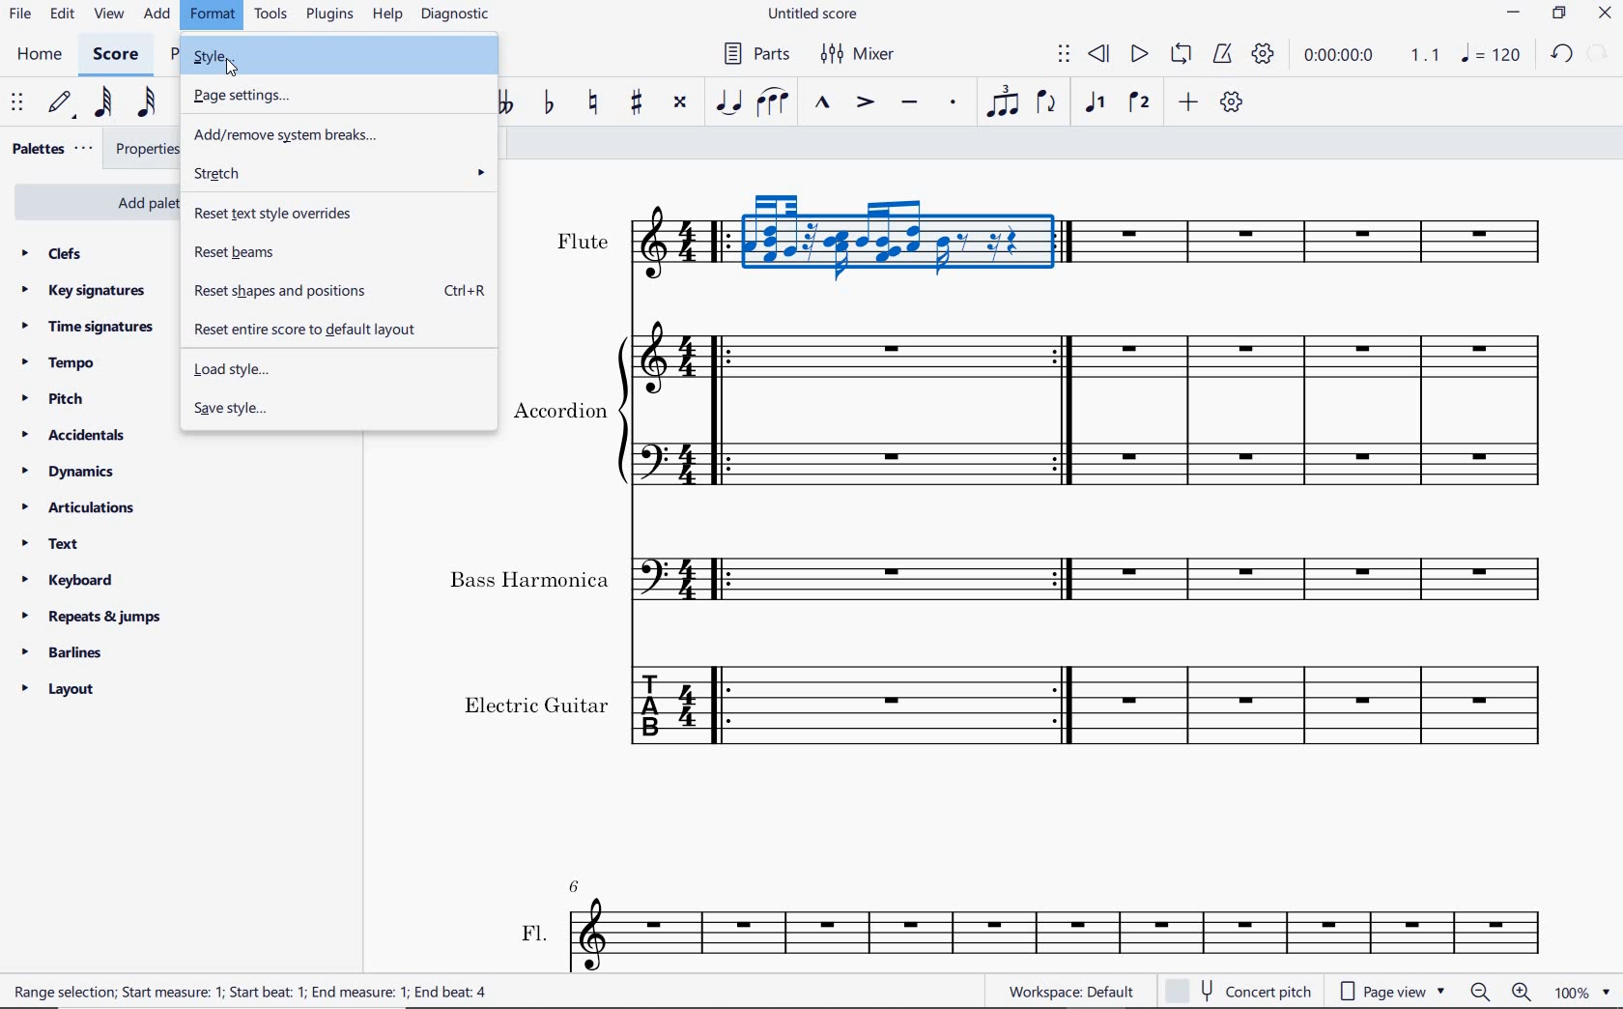 Image resolution: width=1623 pixels, height=1009 pixels. What do you see at coordinates (146, 150) in the screenshot?
I see `properties` at bounding box center [146, 150].